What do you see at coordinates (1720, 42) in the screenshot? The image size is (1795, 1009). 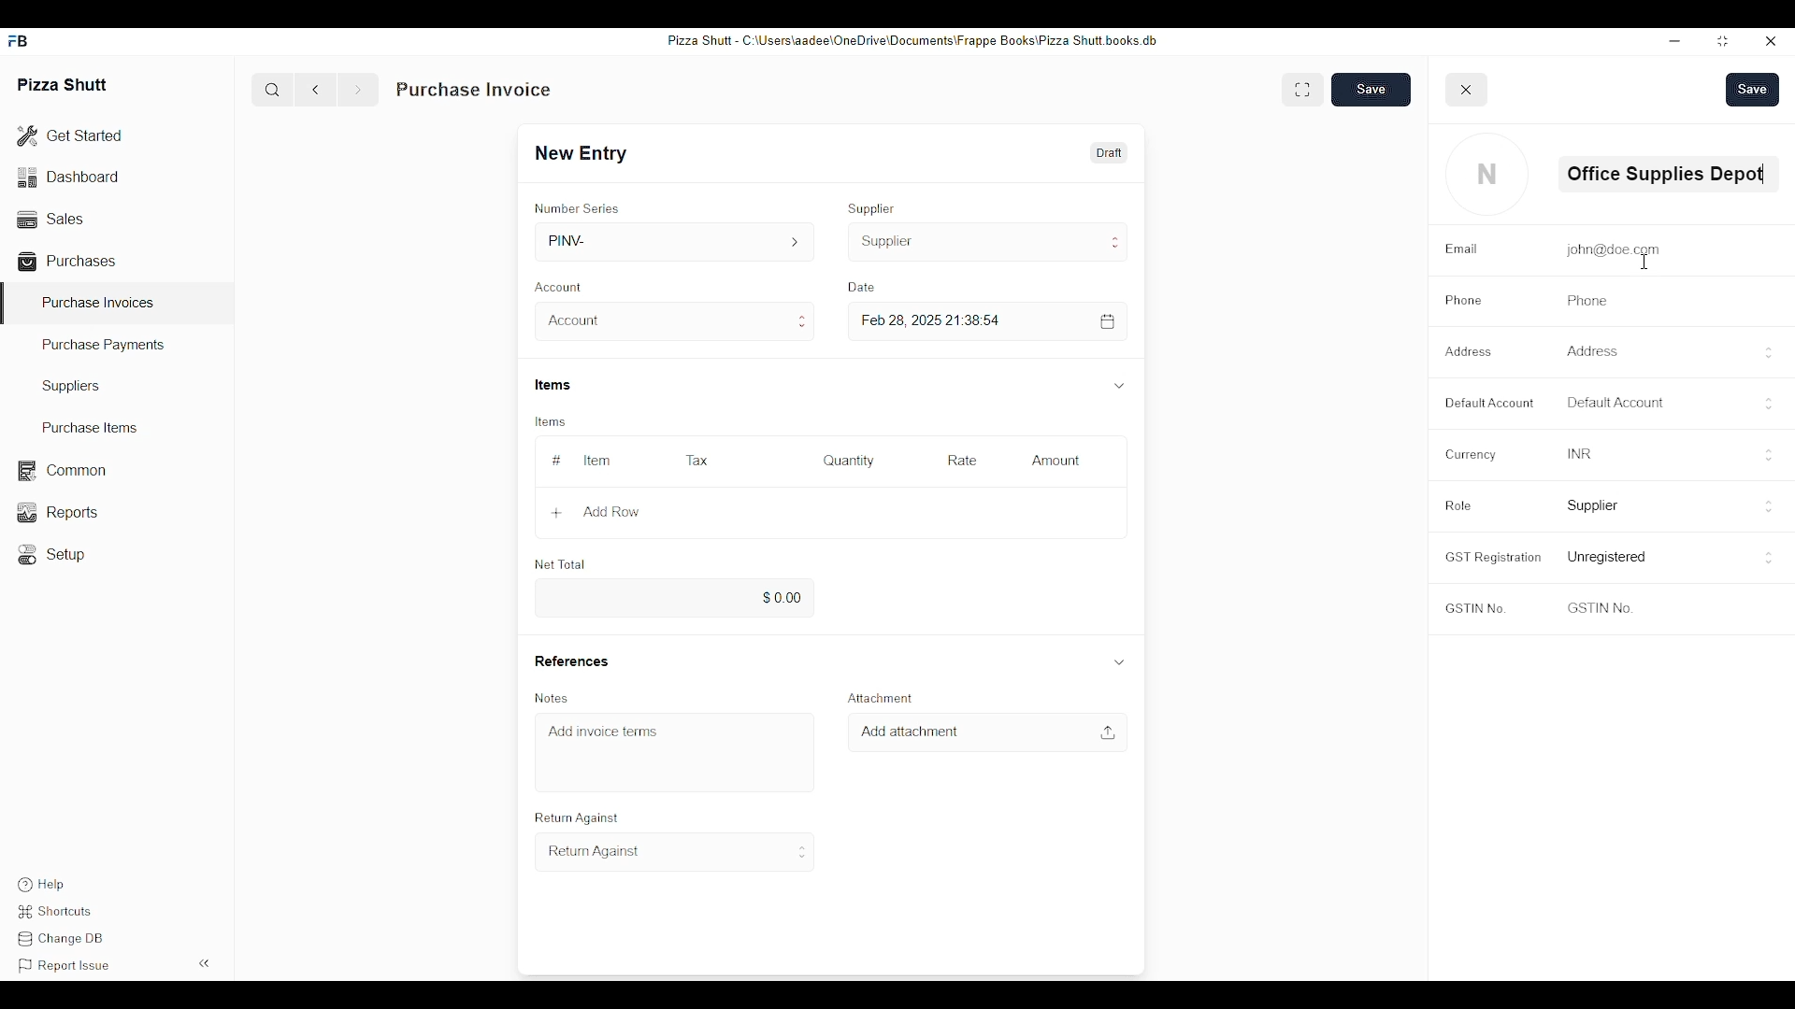 I see `resize` at bounding box center [1720, 42].